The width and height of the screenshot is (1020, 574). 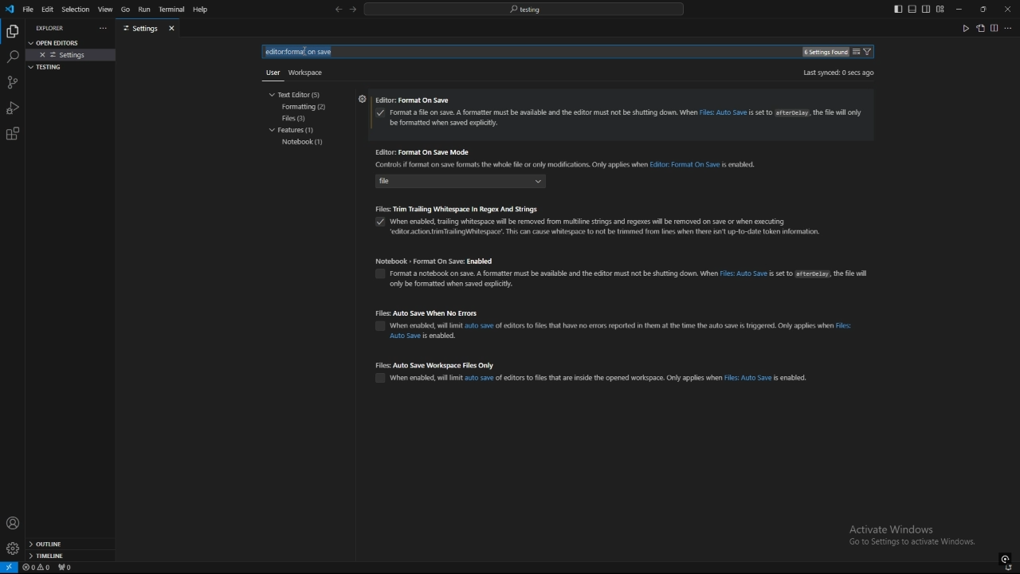 I want to click on profile, so click(x=13, y=523).